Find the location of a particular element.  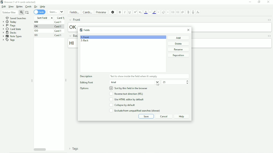

Decrement is located at coordinates (187, 83).